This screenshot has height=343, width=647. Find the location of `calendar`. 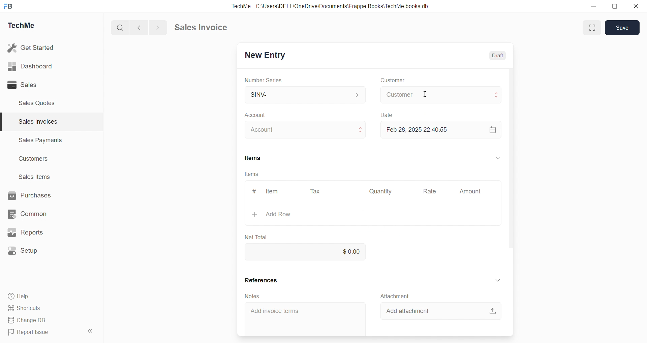

calendar is located at coordinates (493, 130).